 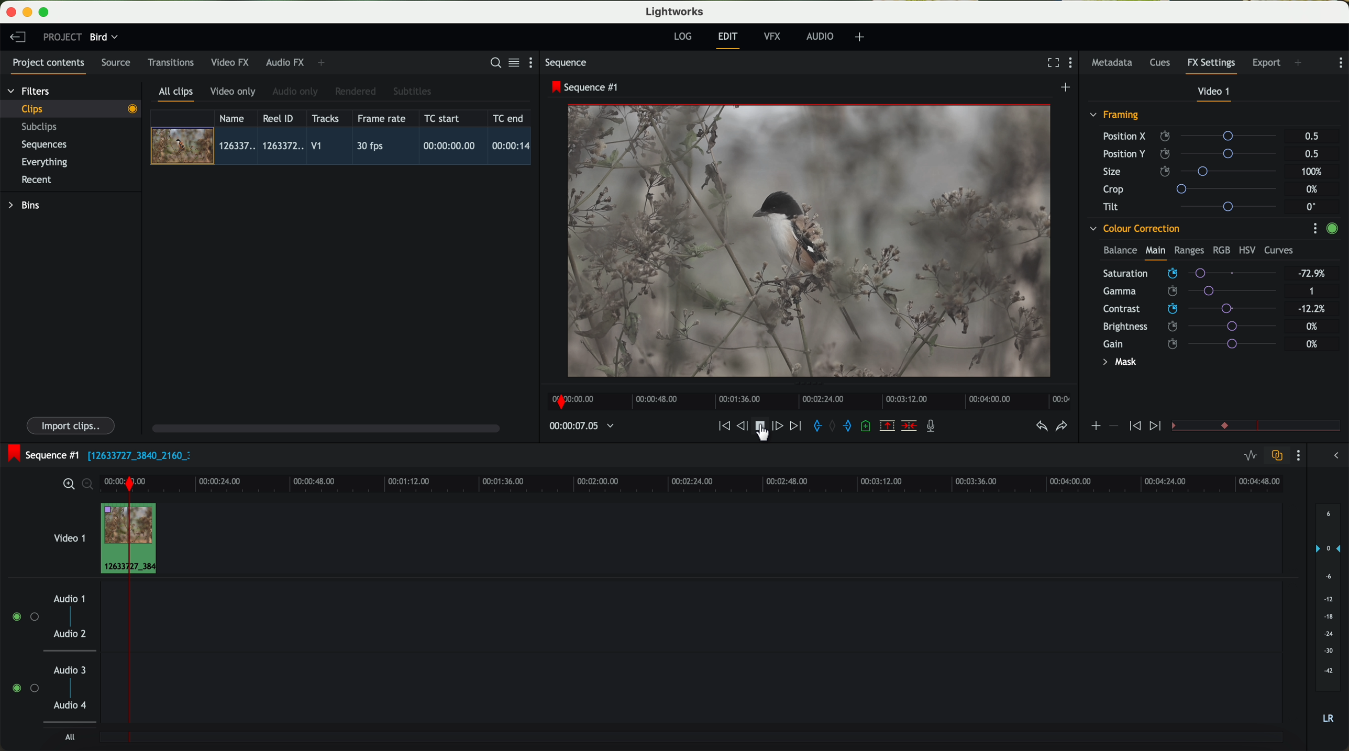 What do you see at coordinates (811, 241) in the screenshot?
I see `applied effect` at bounding box center [811, 241].